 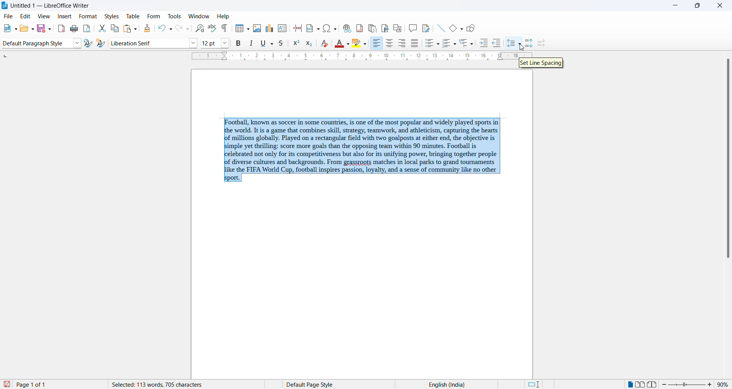 I want to click on paste, so click(x=127, y=29).